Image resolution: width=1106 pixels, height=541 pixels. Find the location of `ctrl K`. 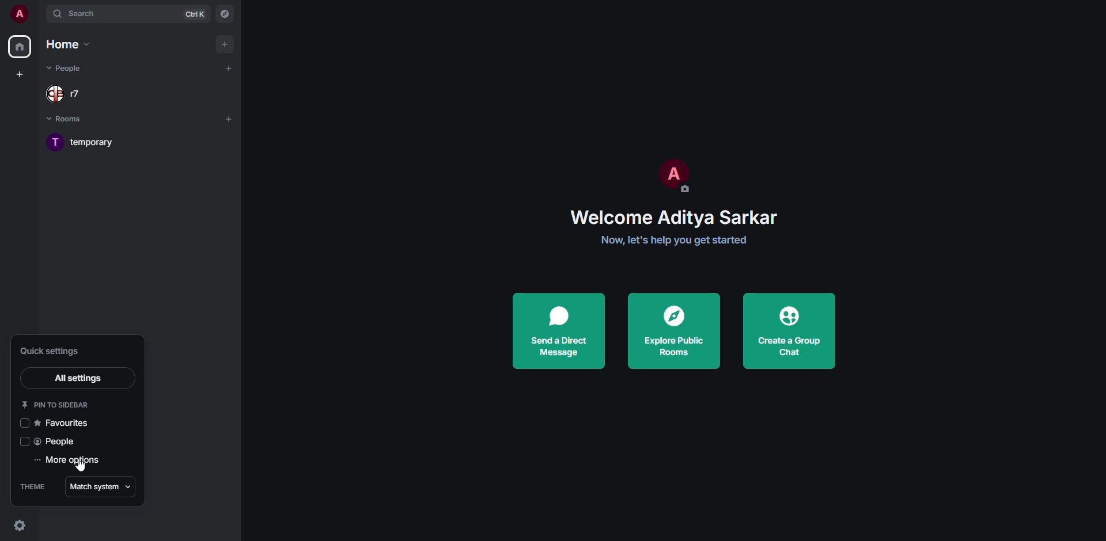

ctrl K is located at coordinates (195, 14).